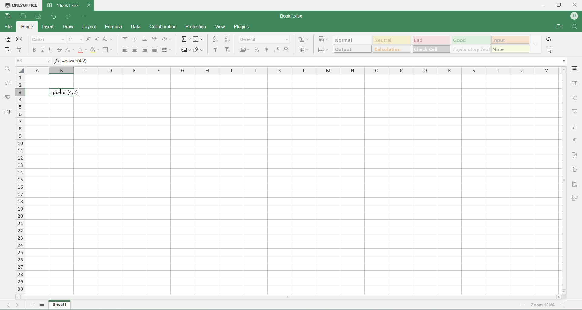 The width and height of the screenshot is (582, 310). What do you see at coordinates (560, 6) in the screenshot?
I see `maximize` at bounding box center [560, 6].